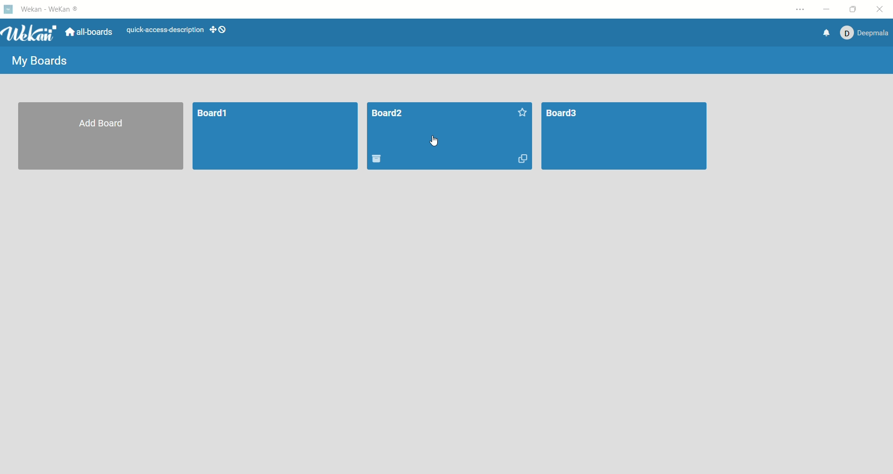 The height and width of the screenshot is (474, 893). Describe the element at coordinates (31, 33) in the screenshot. I see `wekan` at that location.